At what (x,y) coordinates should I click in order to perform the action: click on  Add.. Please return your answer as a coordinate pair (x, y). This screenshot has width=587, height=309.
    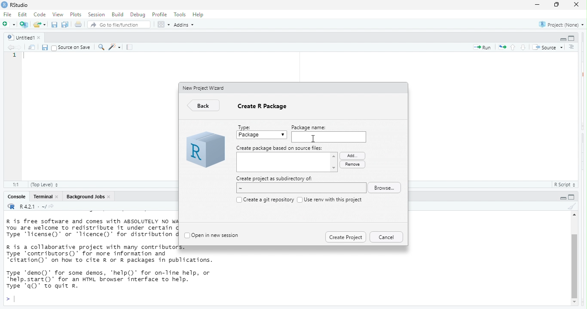
    Looking at the image, I should click on (351, 155).